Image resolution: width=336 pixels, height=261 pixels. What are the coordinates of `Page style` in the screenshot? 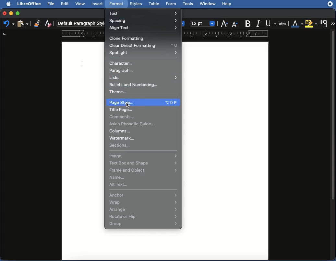 It's located at (143, 101).